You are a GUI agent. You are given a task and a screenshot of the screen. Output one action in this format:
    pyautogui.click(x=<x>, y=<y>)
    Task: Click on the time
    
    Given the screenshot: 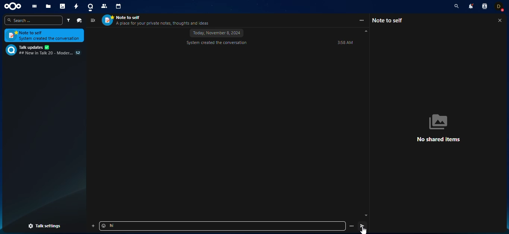 What is the action you would take?
    pyautogui.click(x=344, y=43)
    